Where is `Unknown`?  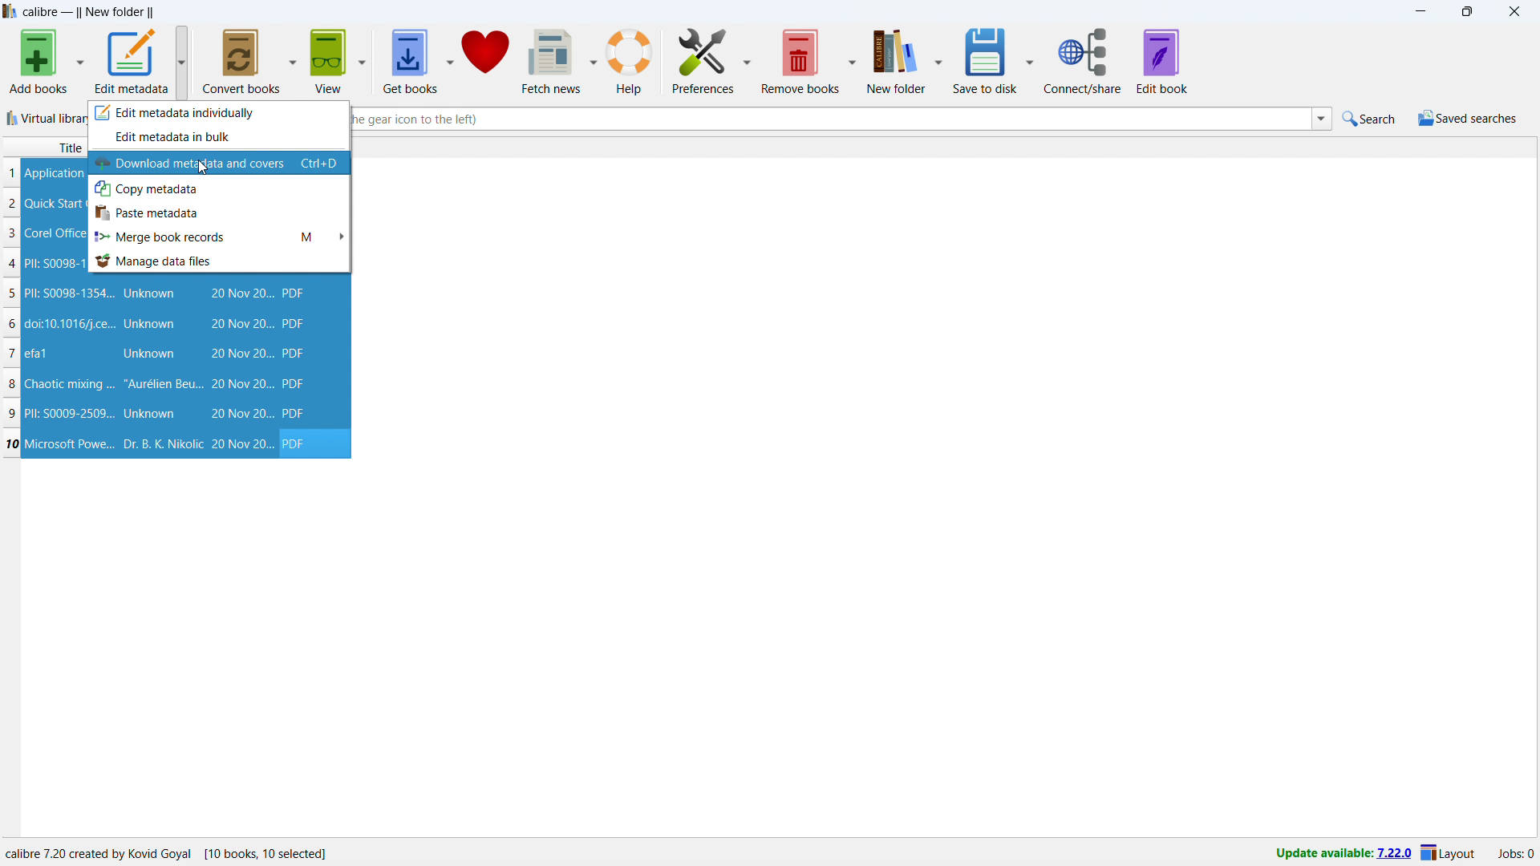
Unknown is located at coordinates (151, 324).